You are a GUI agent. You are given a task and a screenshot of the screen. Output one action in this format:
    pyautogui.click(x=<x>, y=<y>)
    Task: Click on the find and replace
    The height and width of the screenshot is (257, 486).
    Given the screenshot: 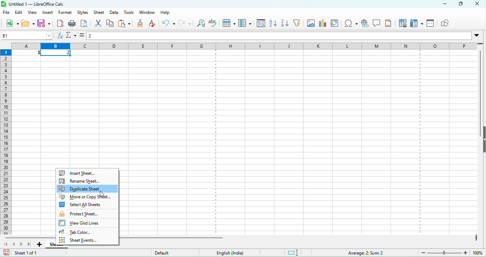 What is the action you would take?
    pyautogui.click(x=200, y=25)
    